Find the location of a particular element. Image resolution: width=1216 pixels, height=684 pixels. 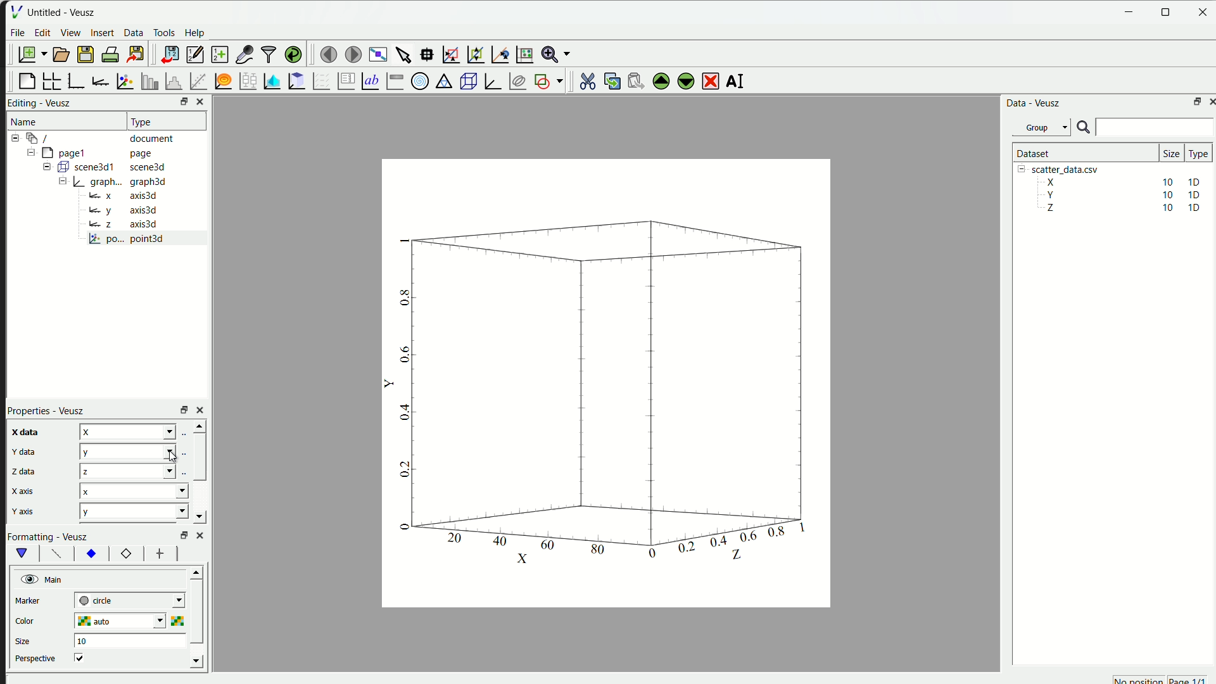

resize is located at coordinates (179, 103).